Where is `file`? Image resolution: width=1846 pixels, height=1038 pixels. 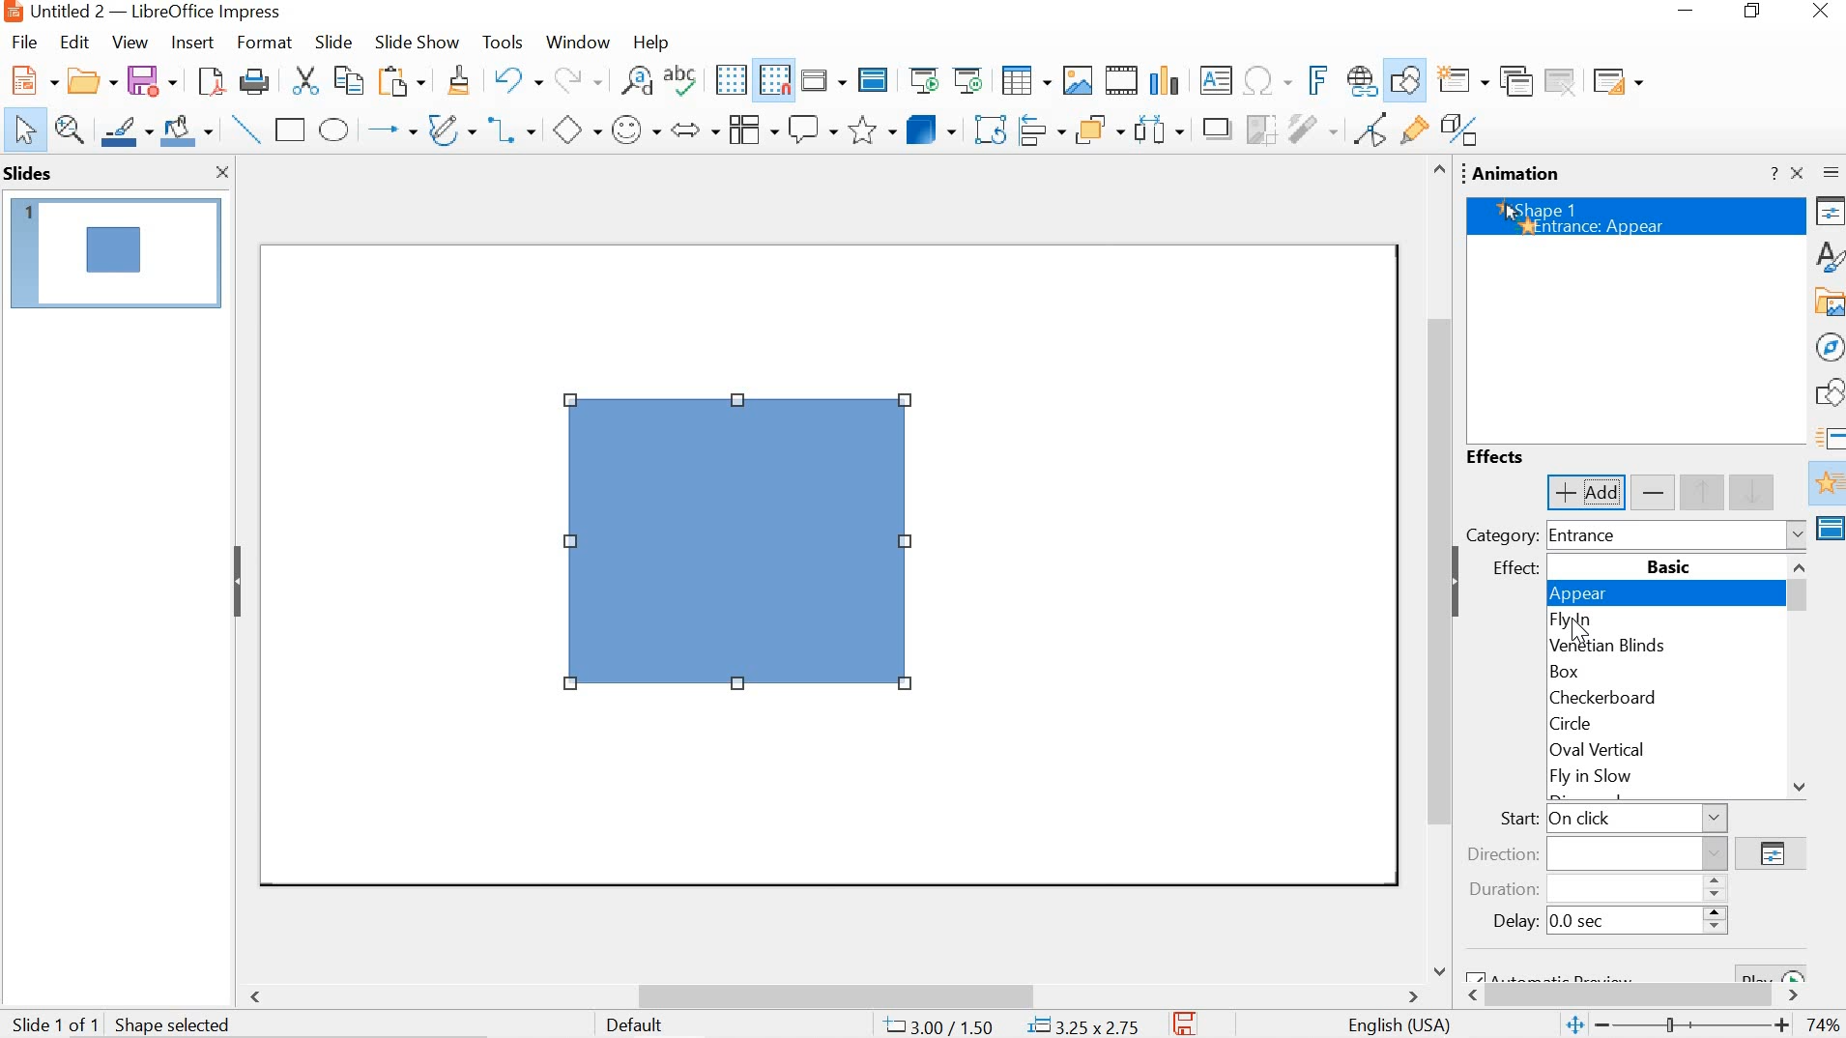
file is located at coordinates (24, 43).